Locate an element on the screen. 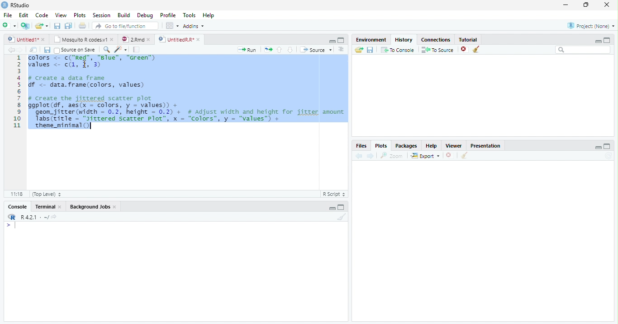 This screenshot has height=324, width=618. Load history from an existing file is located at coordinates (359, 50).